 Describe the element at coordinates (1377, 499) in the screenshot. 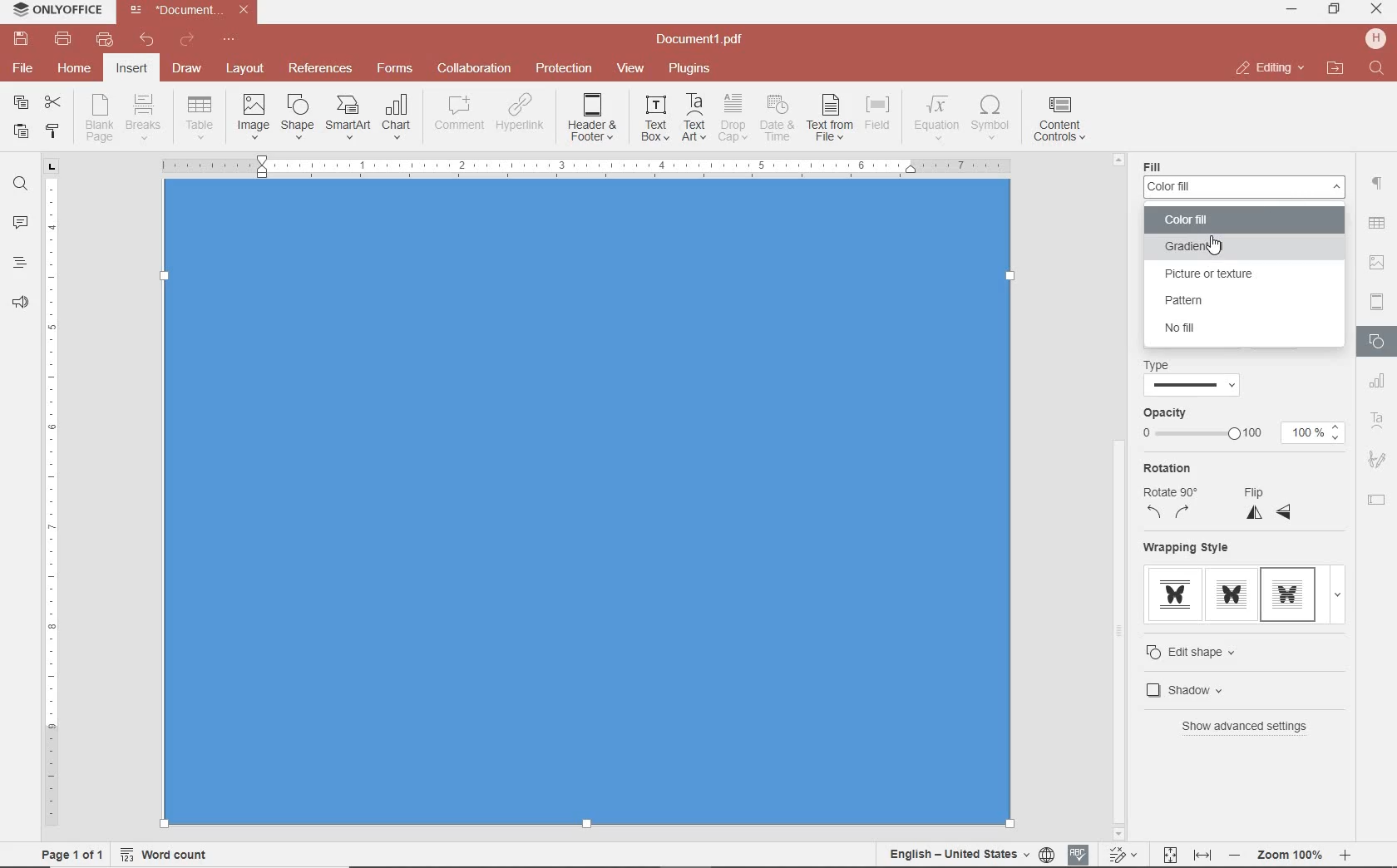

I see `TEXT FIELD` at that location.